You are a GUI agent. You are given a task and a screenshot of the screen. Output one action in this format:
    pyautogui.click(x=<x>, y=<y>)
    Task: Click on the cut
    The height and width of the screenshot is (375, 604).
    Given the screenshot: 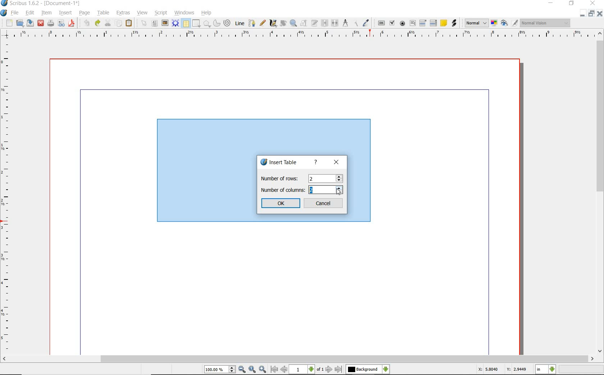 What is the action you would take?
    pyautogui.click(x=109, y=23)
    